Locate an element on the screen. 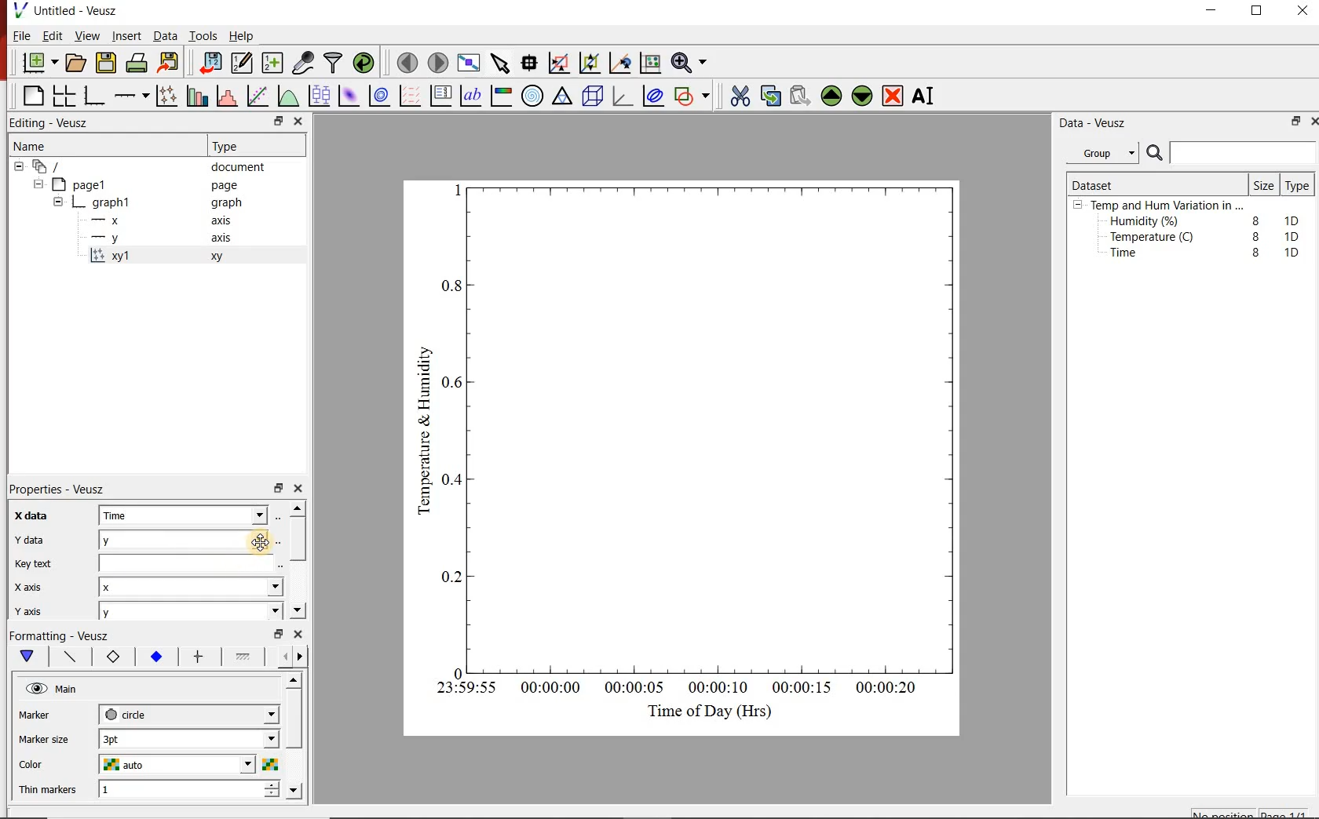 This screenshot has width=1319, height=819. restore down is located at coordinates (276, 634).